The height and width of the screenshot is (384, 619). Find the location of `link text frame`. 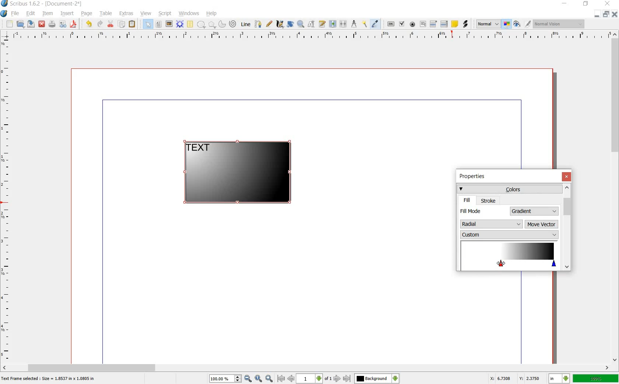

link text frame is located at coordinates (332, 24).